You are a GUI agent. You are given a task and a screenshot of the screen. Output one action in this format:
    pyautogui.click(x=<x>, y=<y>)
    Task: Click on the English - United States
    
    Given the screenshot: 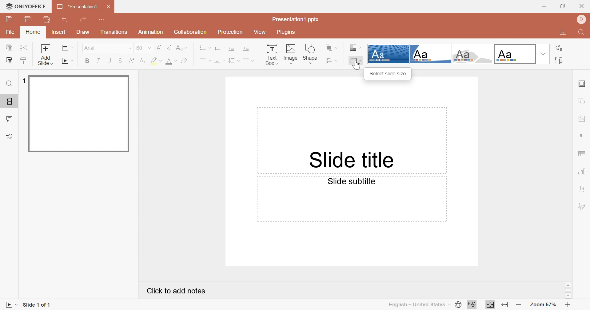 What is the action you would take?
    pyautogui.click(x=418, y=306)
    